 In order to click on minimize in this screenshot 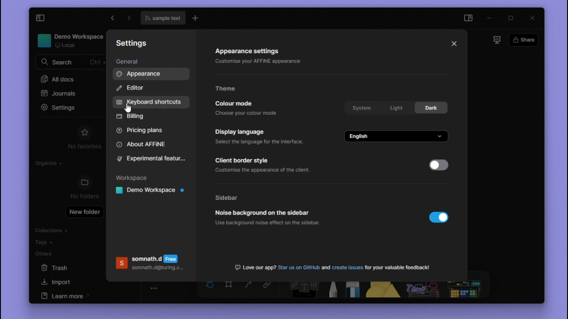, I will do `click(491, 16)`.